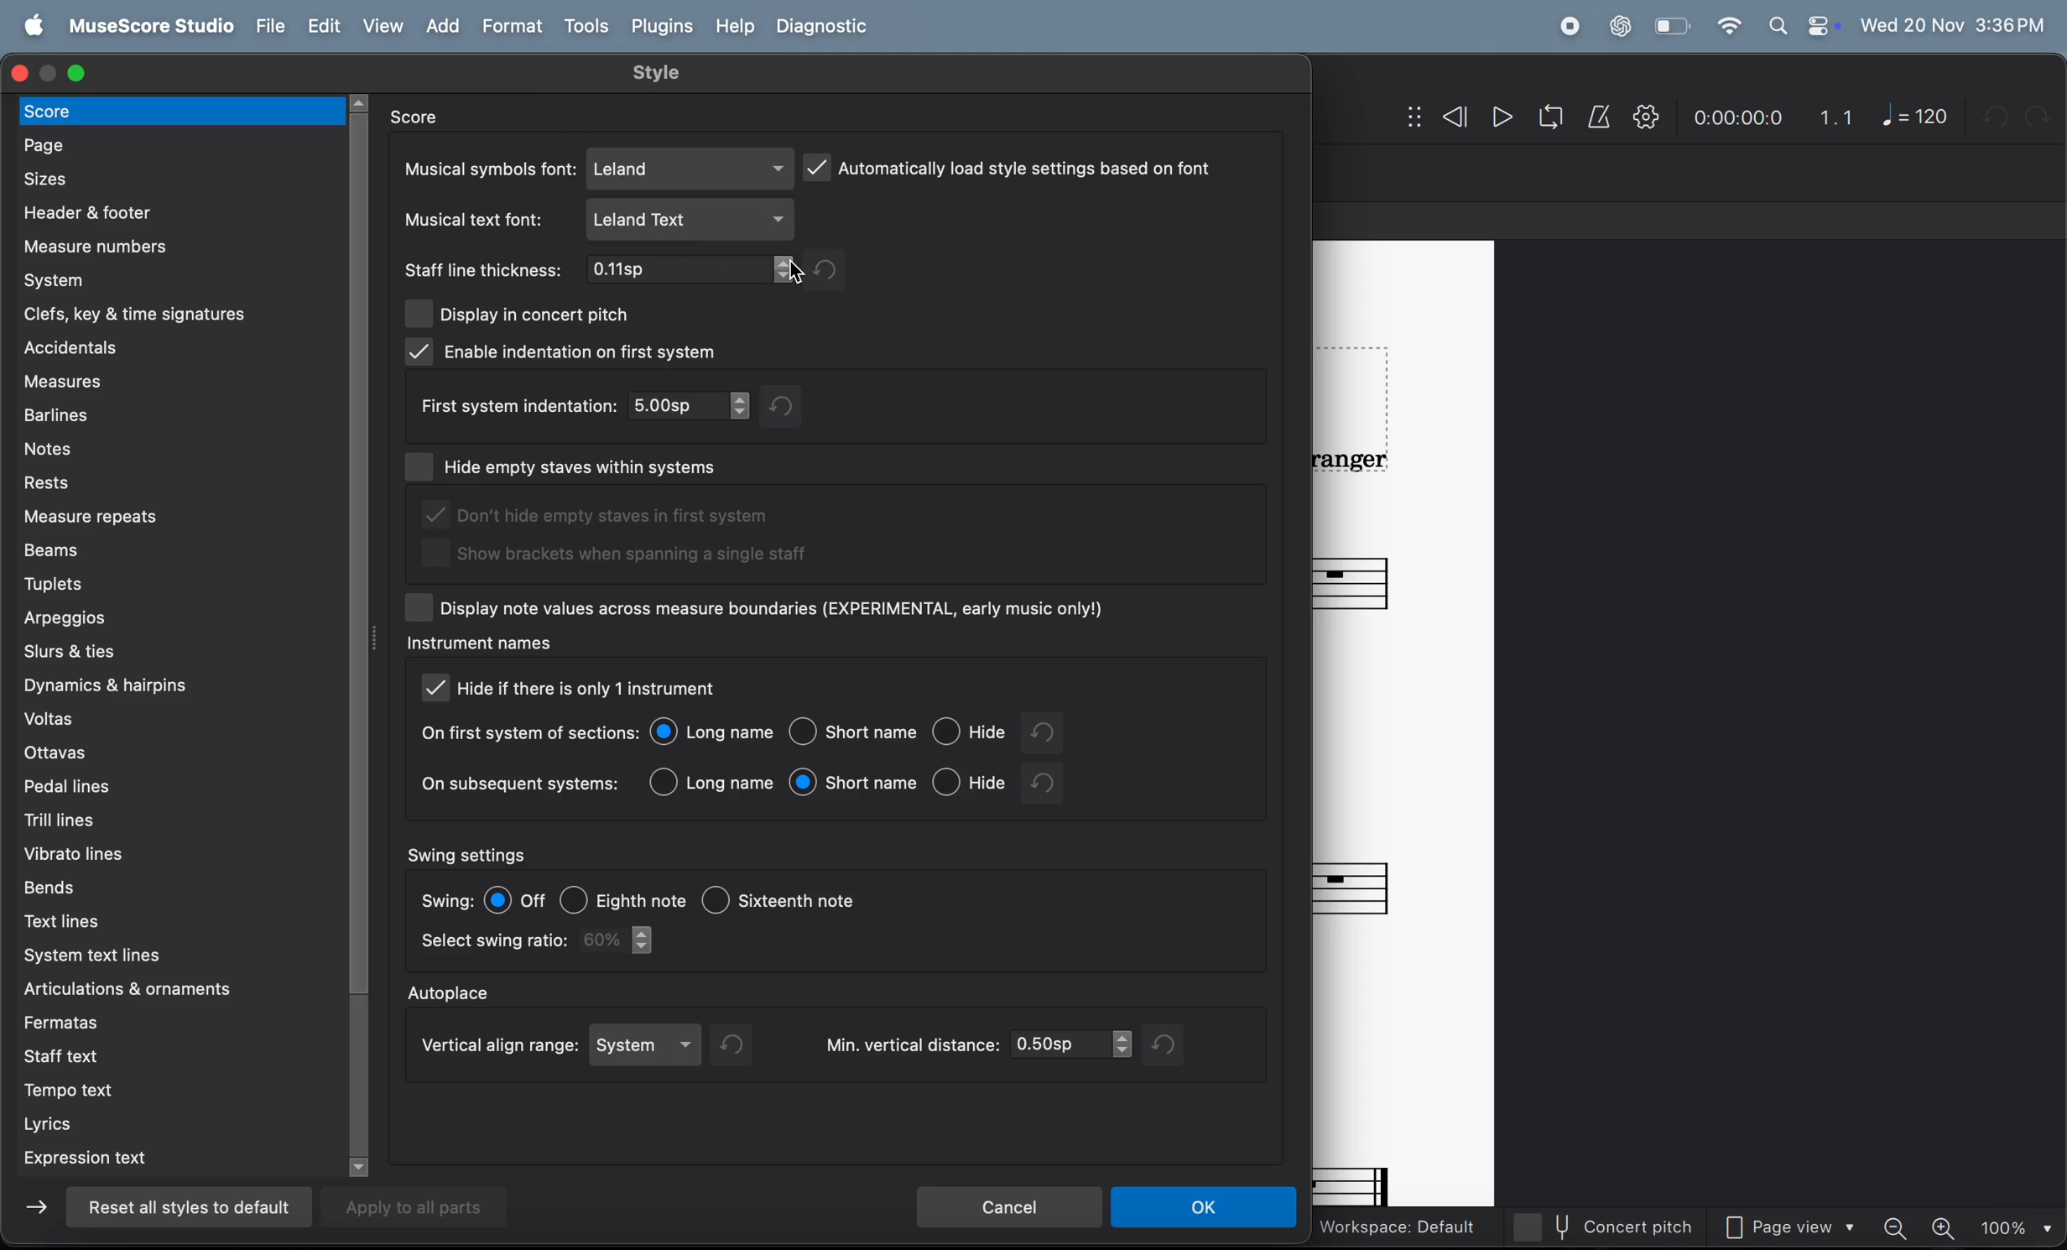  What do you see at coordinates (830, 269) in the screenshot?
I see `redo` at bounding box center [830, 269].